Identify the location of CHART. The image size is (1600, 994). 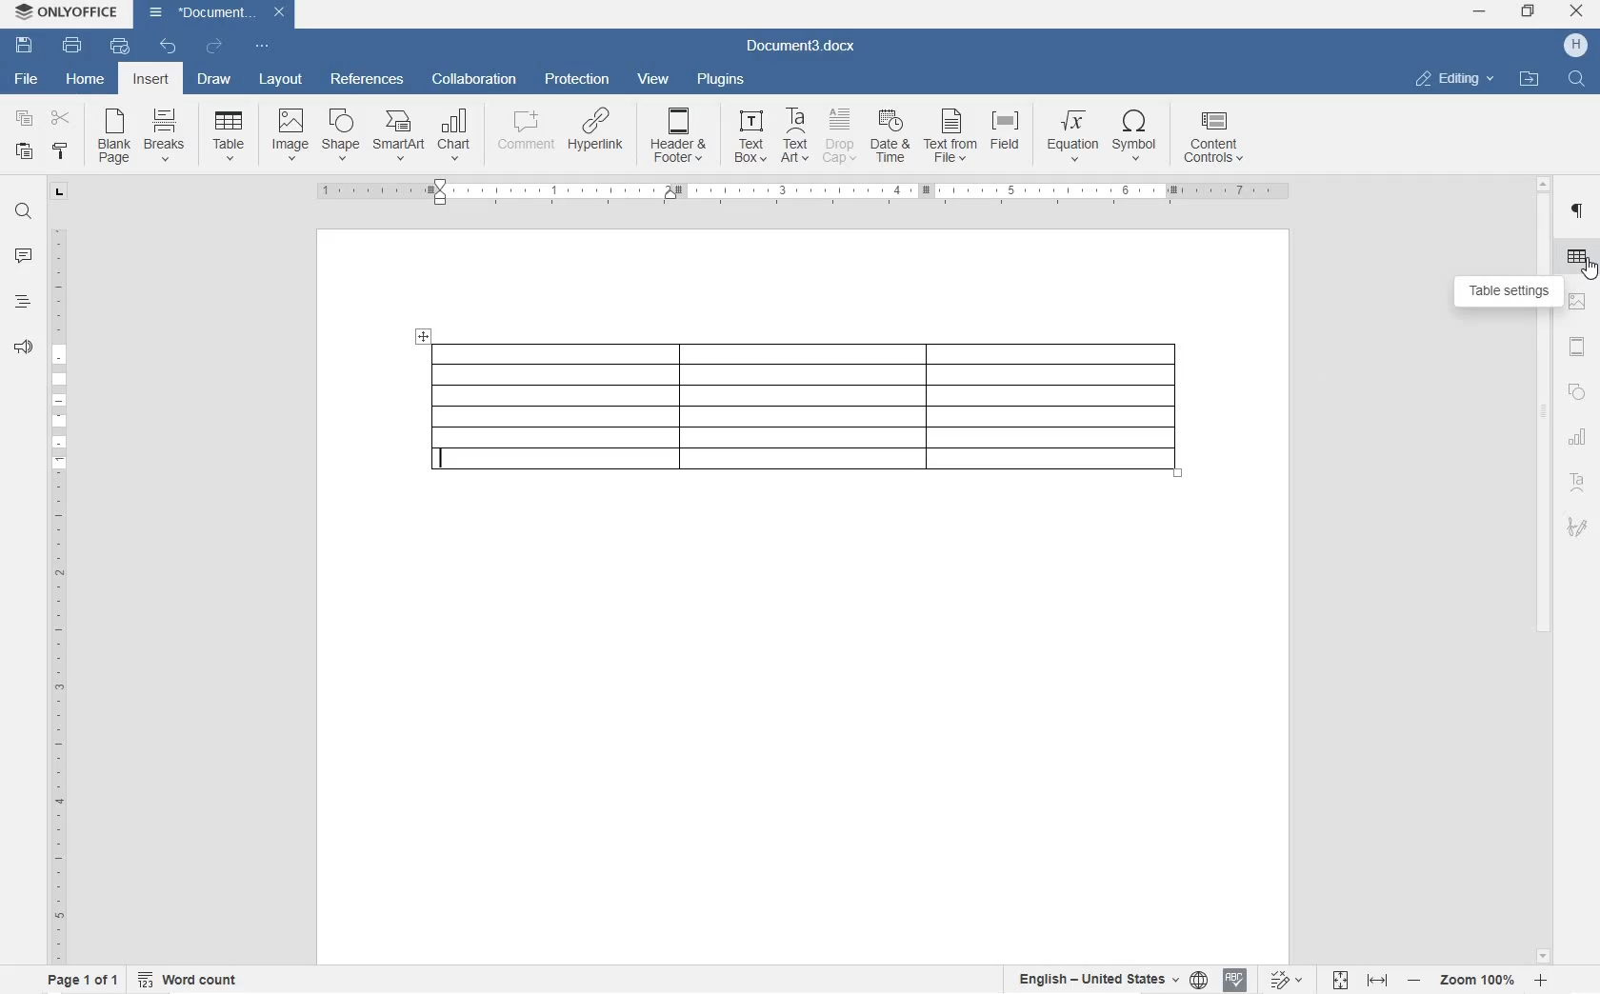
(453, 138).